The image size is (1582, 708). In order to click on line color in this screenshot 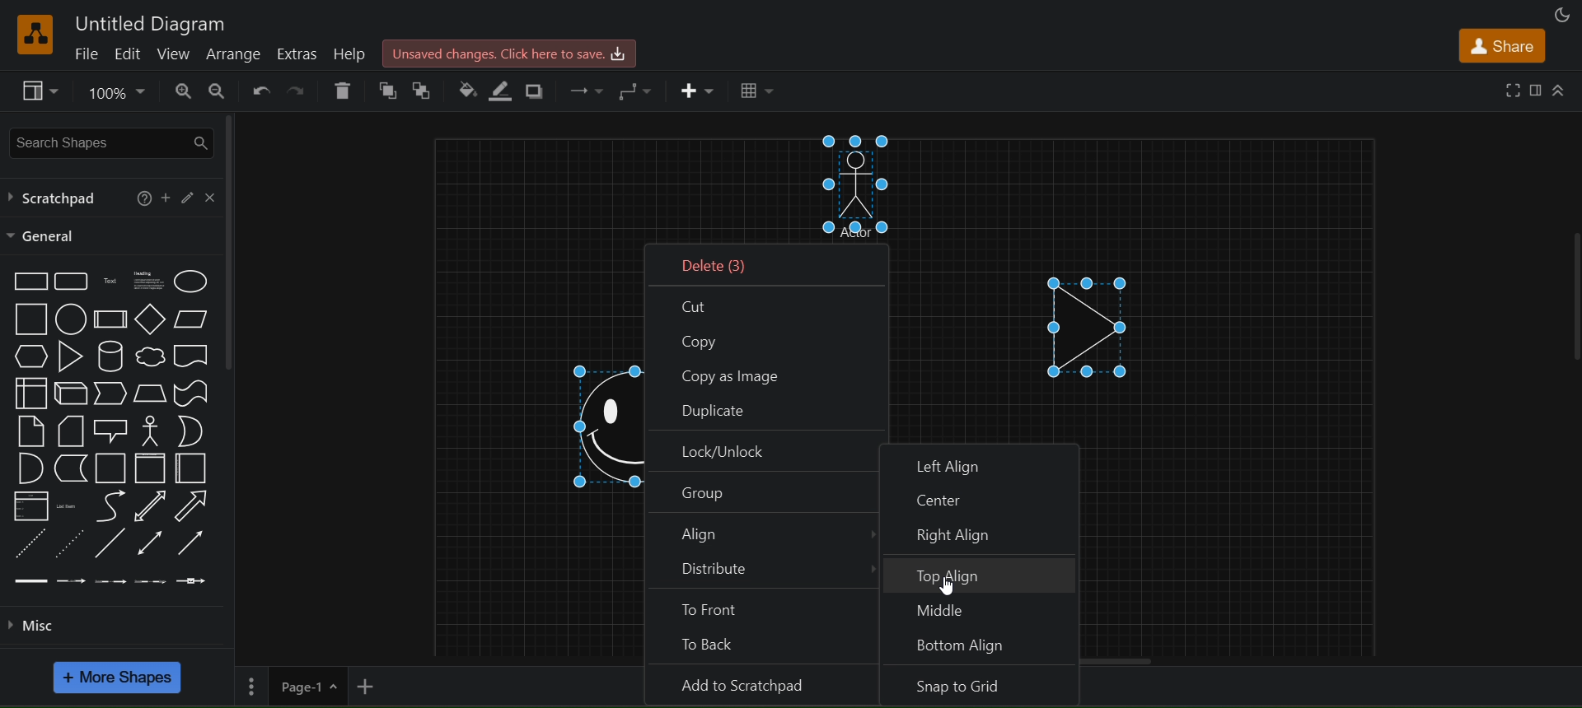, I will do `click(505, 91)`.